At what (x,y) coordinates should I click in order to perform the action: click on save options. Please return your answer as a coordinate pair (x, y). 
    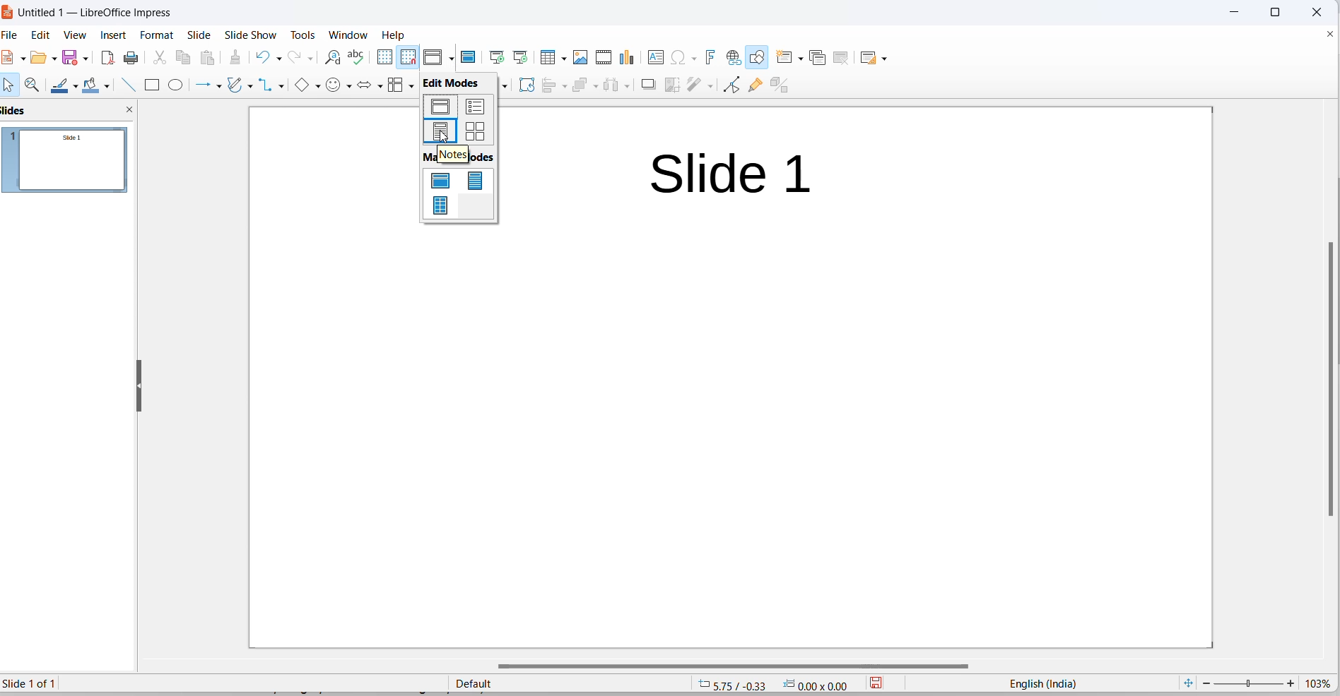
    Looking at the image, I should click on (85, 57).